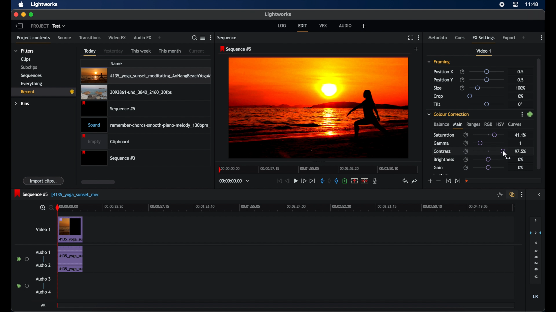  What do you see at coordinates (503, 151) in the screenshot?
I see `slider` at bounding box center [503, 151].